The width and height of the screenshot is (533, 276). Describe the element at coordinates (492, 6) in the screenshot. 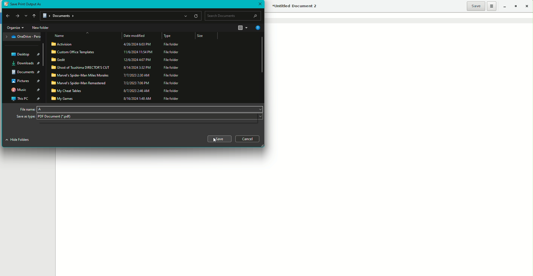

I see `Options` at that location.